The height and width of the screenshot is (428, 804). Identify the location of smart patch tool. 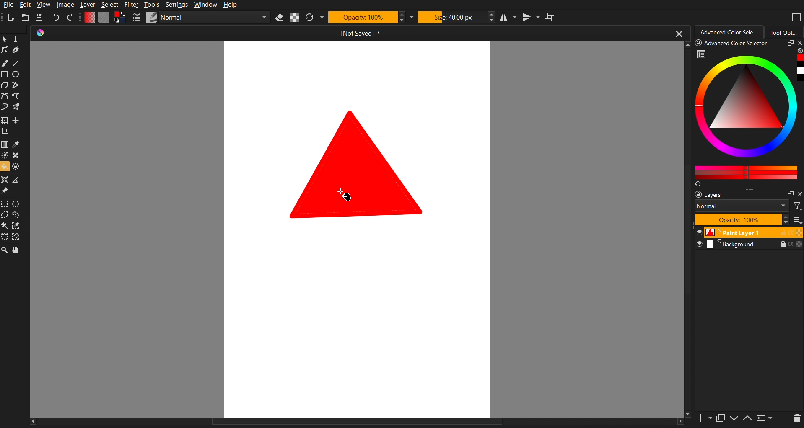
(18, 155).